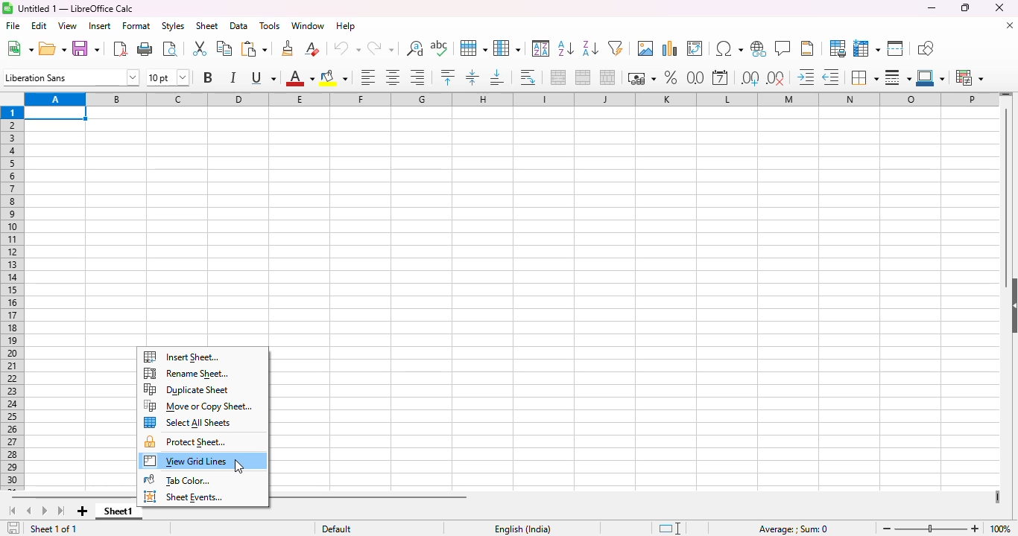 This screenshot has height=536, width=1018. Describe the element at coordinates (807, 48) in the screenshot. I see `headers and footers` at that location.